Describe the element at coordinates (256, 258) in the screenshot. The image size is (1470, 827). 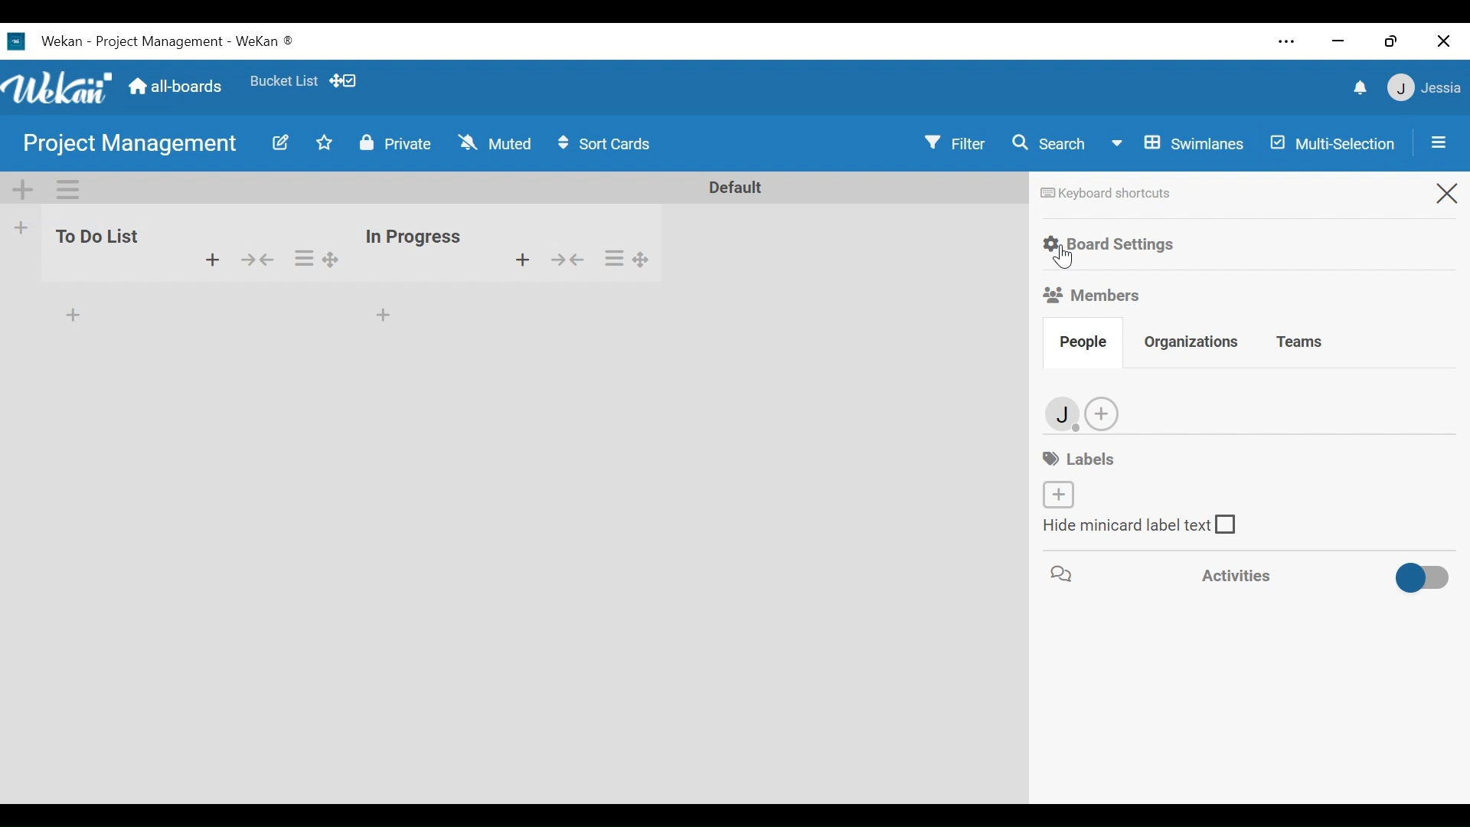
I see `hide/show` at that location.